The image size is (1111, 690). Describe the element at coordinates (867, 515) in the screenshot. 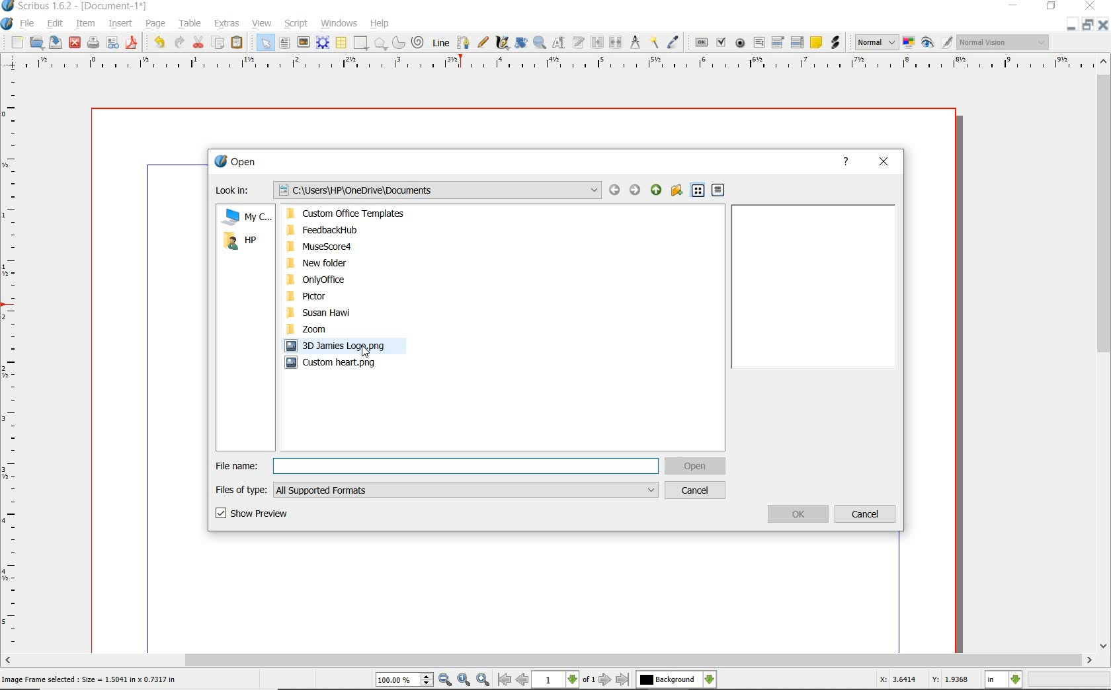

I see `cancel` at that location.